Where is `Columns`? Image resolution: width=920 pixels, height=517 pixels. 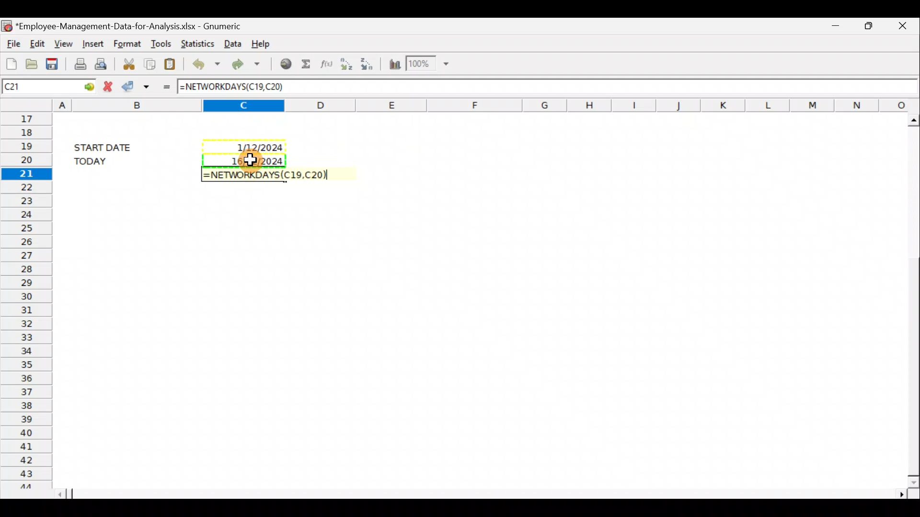 Columns is located at coordinates (486, 104).